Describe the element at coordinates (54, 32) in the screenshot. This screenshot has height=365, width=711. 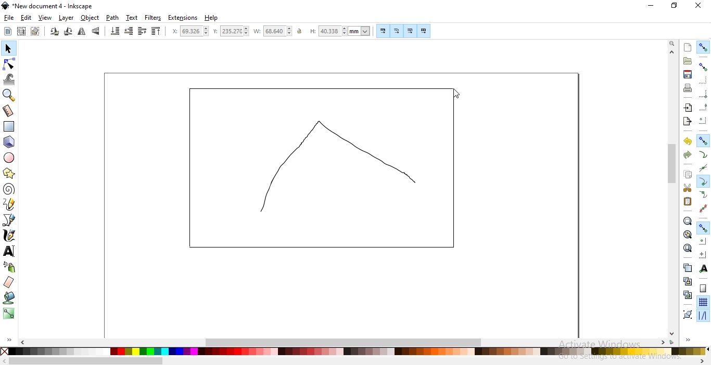
I see `rotate 90 counter clockwise` at that location.